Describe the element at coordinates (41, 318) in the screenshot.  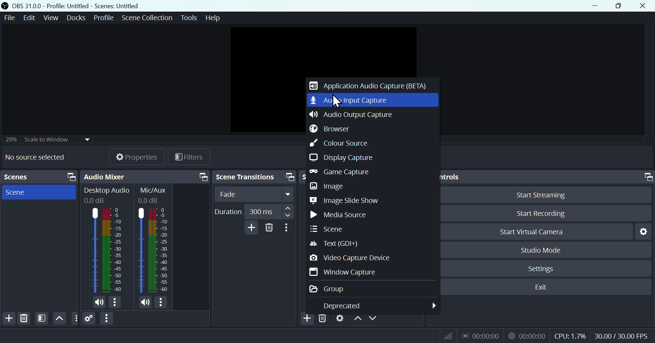
I see `FILTER` at that location.